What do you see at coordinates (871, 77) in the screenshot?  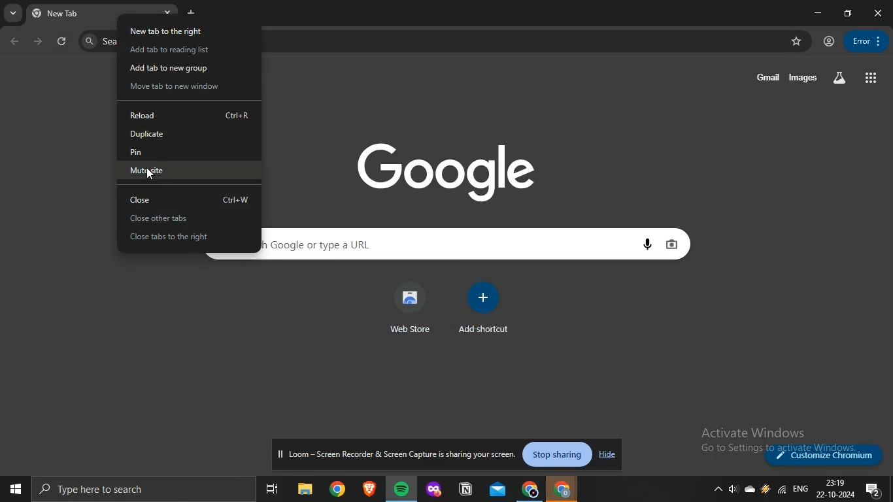 I see `google apps` at bounding box center [871, 77].